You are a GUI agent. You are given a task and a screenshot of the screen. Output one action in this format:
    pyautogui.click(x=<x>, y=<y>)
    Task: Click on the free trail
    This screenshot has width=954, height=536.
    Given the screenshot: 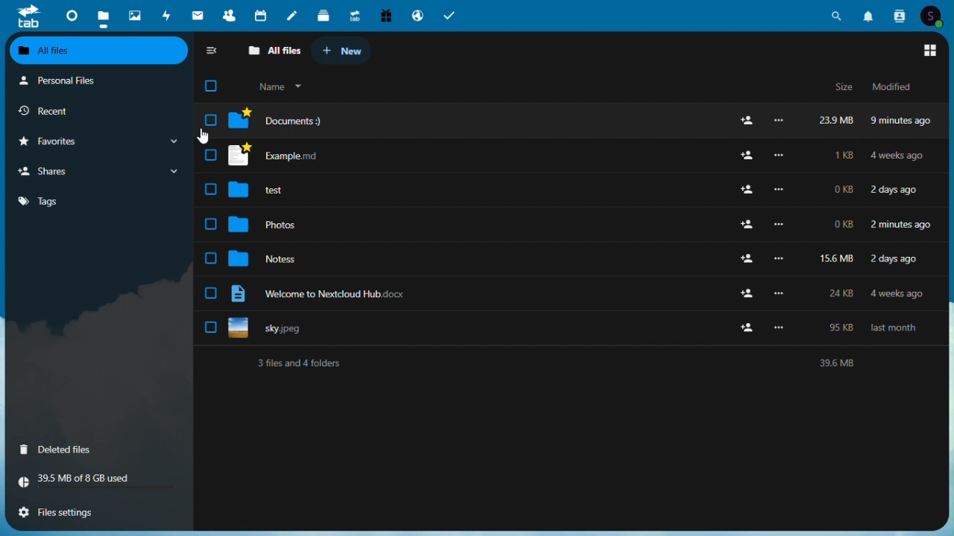 What is the action you would take?
    pyautogui.click(x=385, y=14)
    